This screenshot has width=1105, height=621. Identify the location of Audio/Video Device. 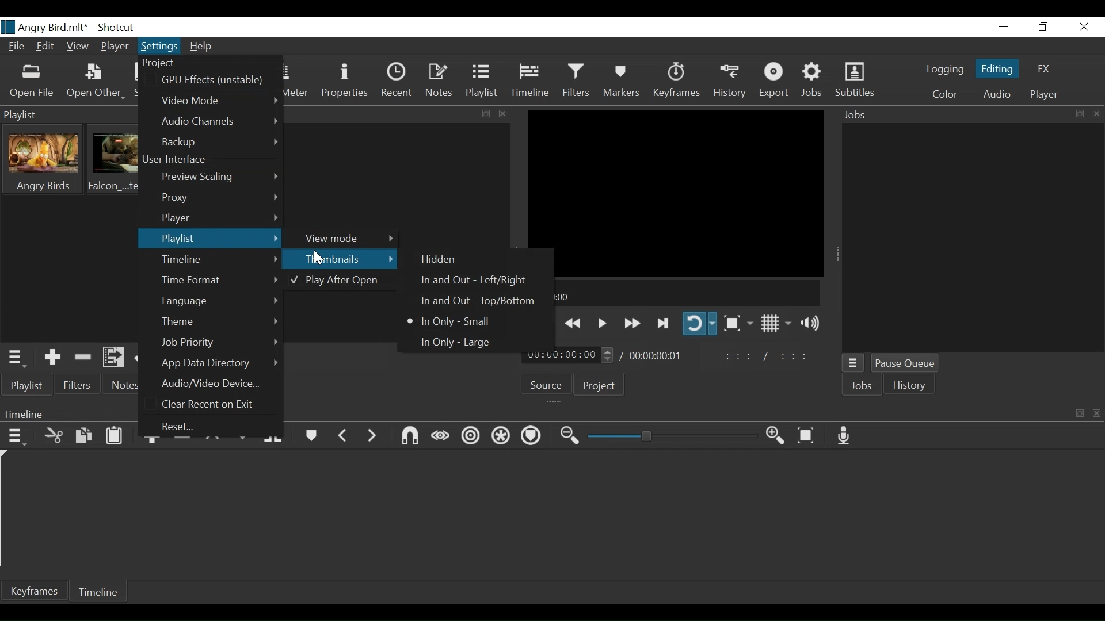
(216, 383).